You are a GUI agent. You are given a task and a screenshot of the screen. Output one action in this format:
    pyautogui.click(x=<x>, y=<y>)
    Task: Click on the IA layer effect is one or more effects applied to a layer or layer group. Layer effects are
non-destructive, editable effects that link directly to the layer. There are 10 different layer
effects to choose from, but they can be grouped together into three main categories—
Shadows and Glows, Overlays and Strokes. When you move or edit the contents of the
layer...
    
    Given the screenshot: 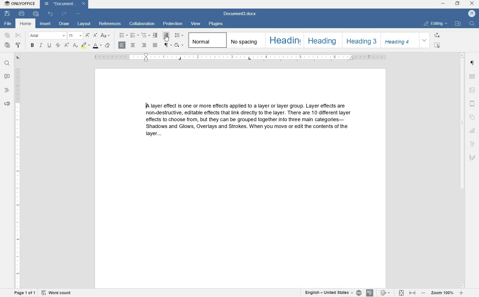 What is the action you would take?
    pyautogui.click(x=257, y=118)
    